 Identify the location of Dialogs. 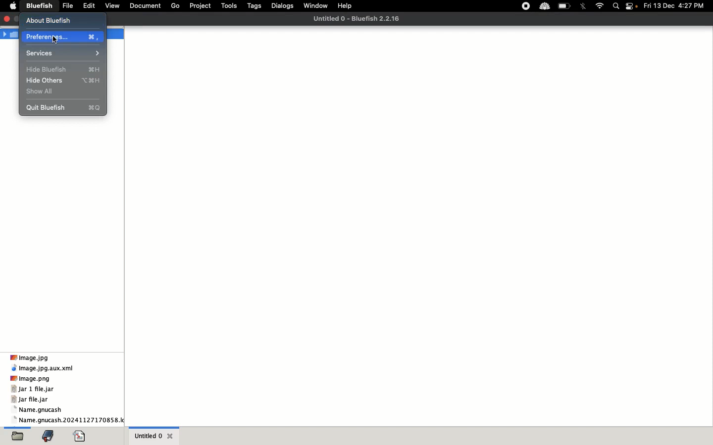
(283, 6).